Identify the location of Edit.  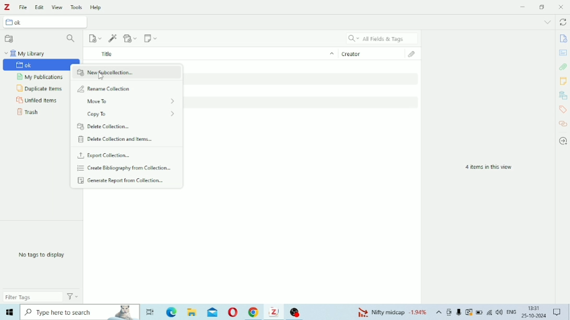
(39, 7).